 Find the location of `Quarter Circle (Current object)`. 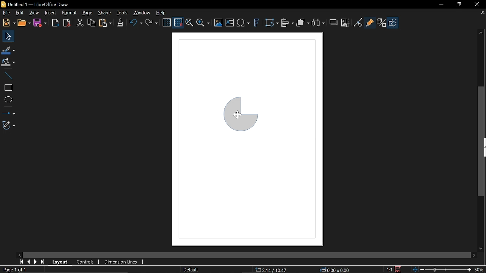

Quarter Circle (Current object) is located at coordinates (243, 115).